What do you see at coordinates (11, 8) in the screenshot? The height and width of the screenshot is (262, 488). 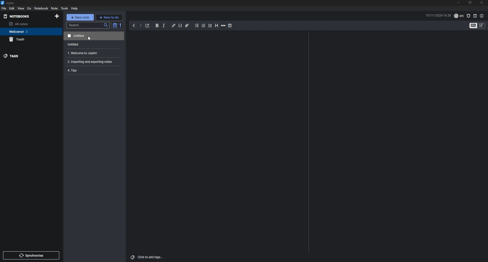 I see `edit` at bounding box center [11, 8].